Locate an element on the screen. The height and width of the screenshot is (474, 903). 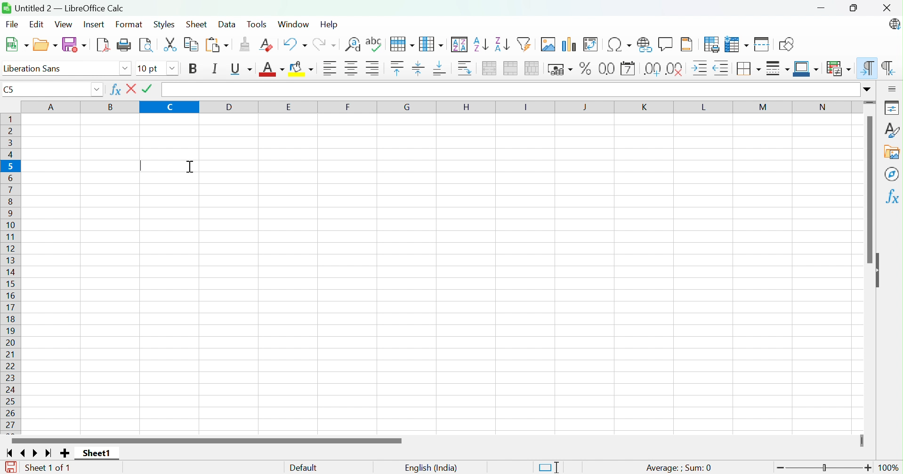
Delete decimal place is located at coordinates (675, 69).